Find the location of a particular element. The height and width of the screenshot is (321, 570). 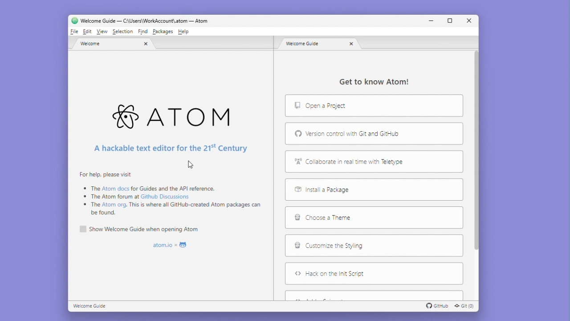

Choose a theme is located at coordinates (337, 218).